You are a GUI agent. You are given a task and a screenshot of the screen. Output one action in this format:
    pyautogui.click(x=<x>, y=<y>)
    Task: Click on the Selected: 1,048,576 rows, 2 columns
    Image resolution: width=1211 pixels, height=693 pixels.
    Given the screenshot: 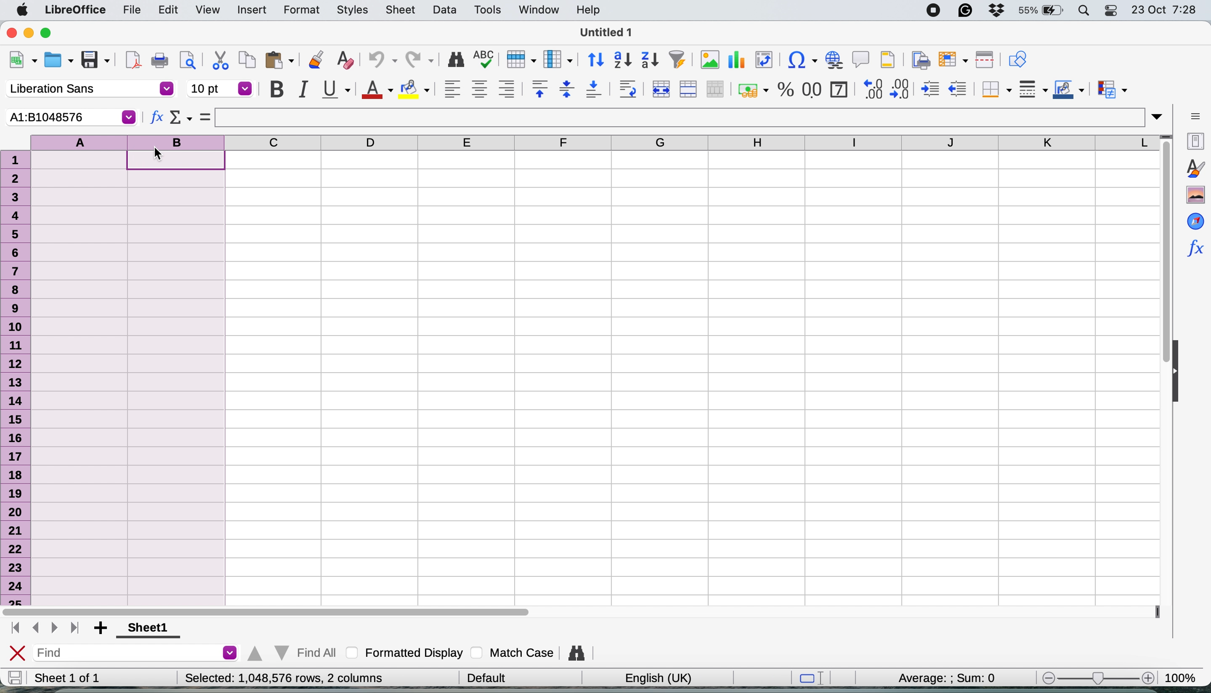 What is the action you would take?
    pyautogui.click(x=295, y=678)
    